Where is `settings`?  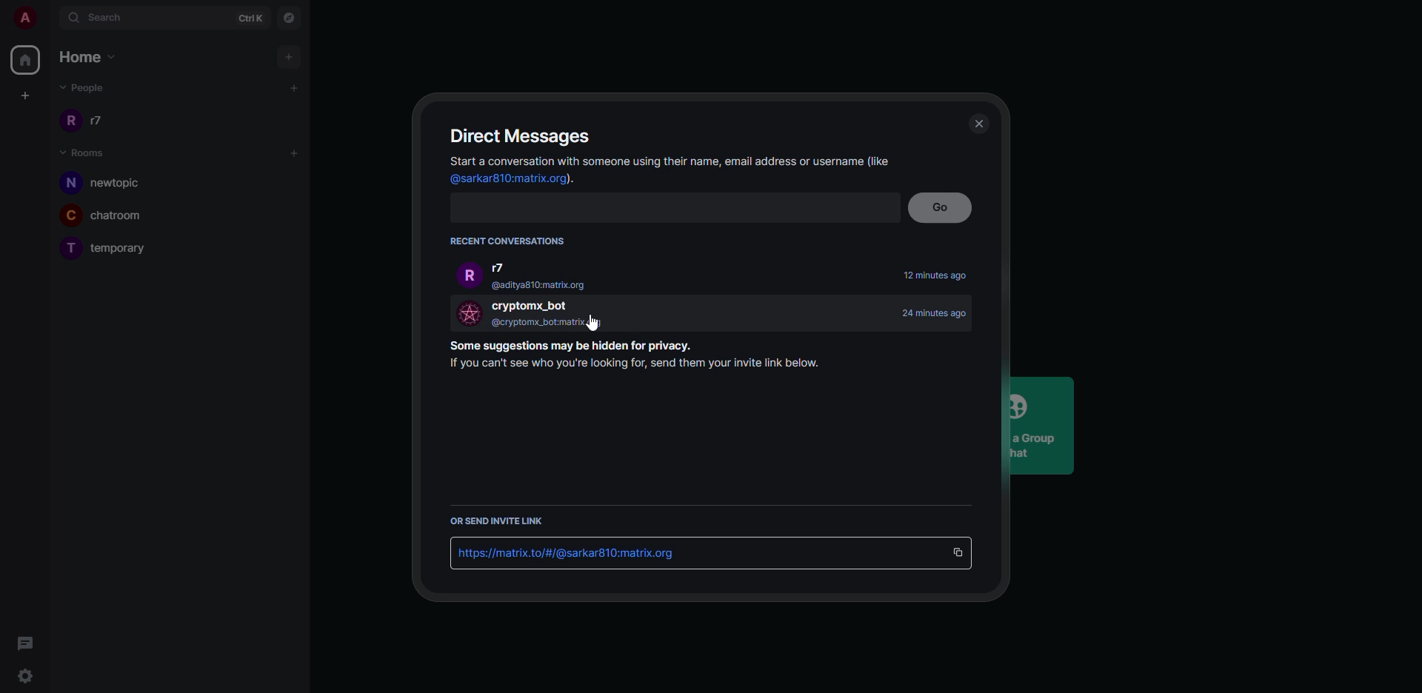 settings is located at coordinates (30, 674).